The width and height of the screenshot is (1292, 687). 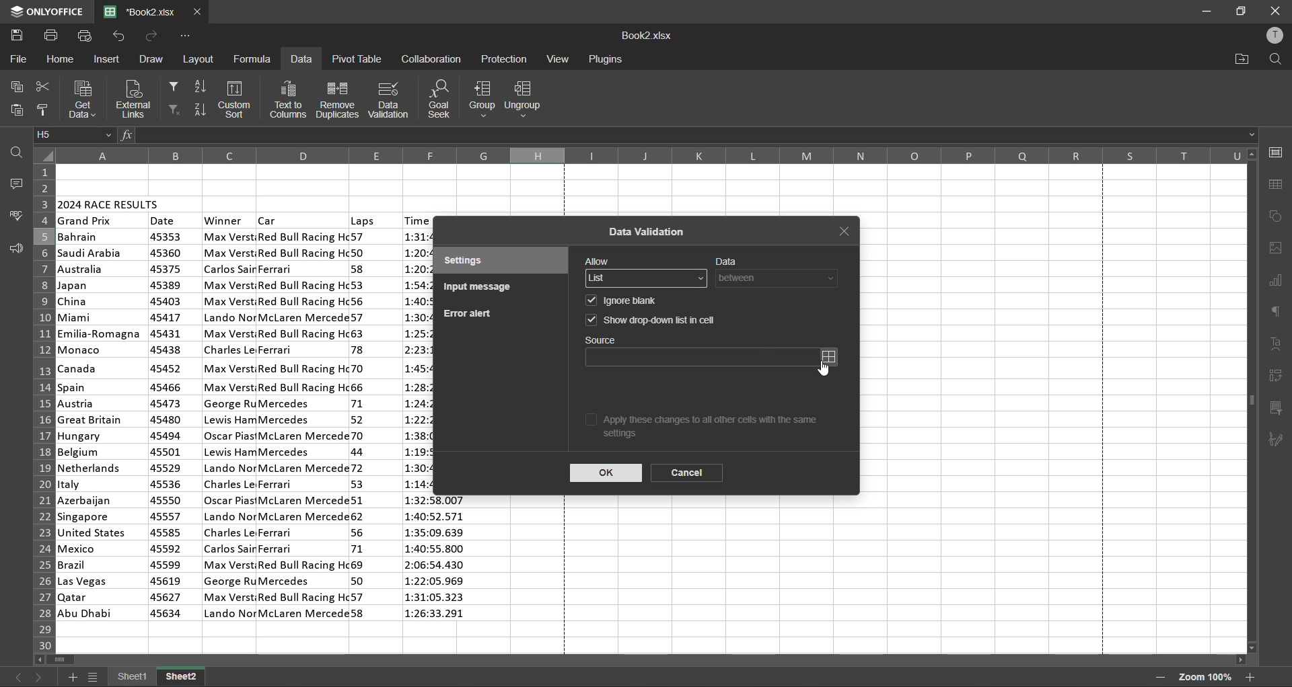 I want to click on data, so click(x=780, y=279).